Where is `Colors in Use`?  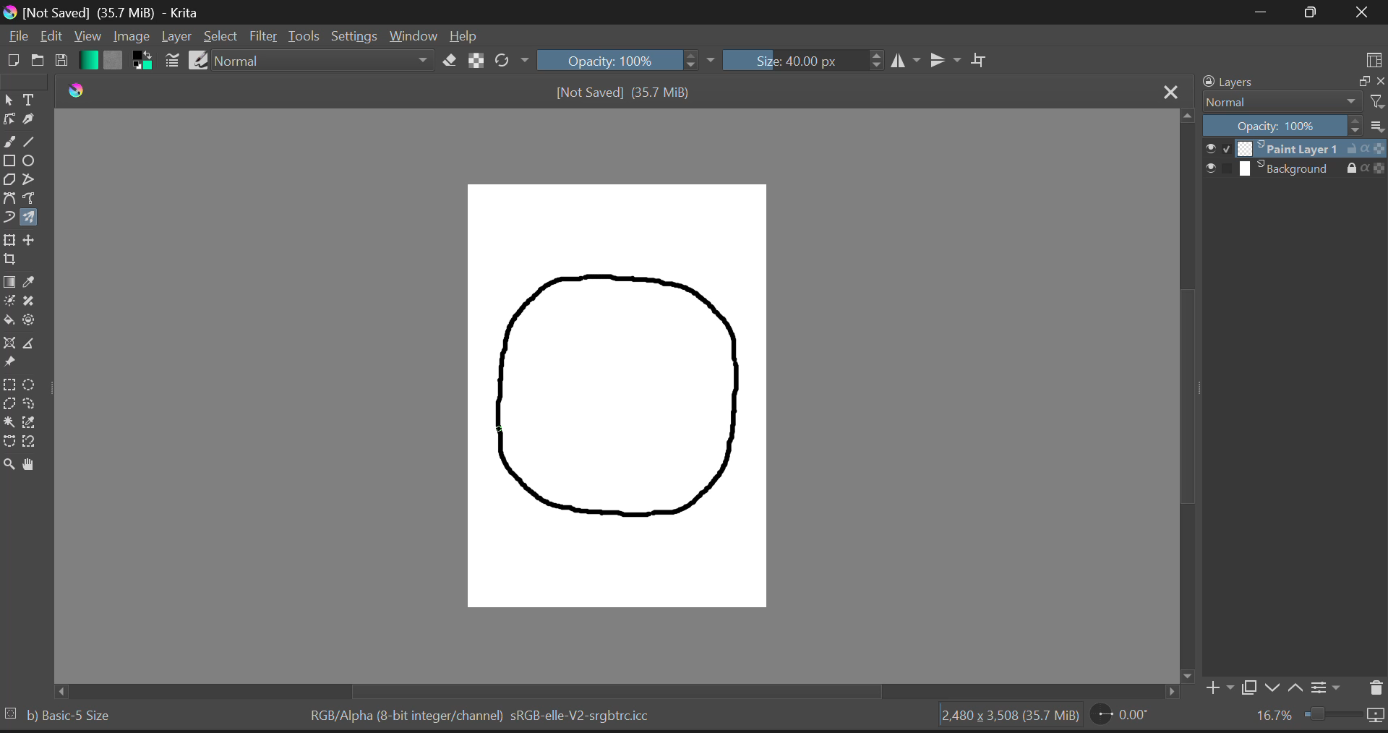 Colors in Use is located at coordinates (142, 60).